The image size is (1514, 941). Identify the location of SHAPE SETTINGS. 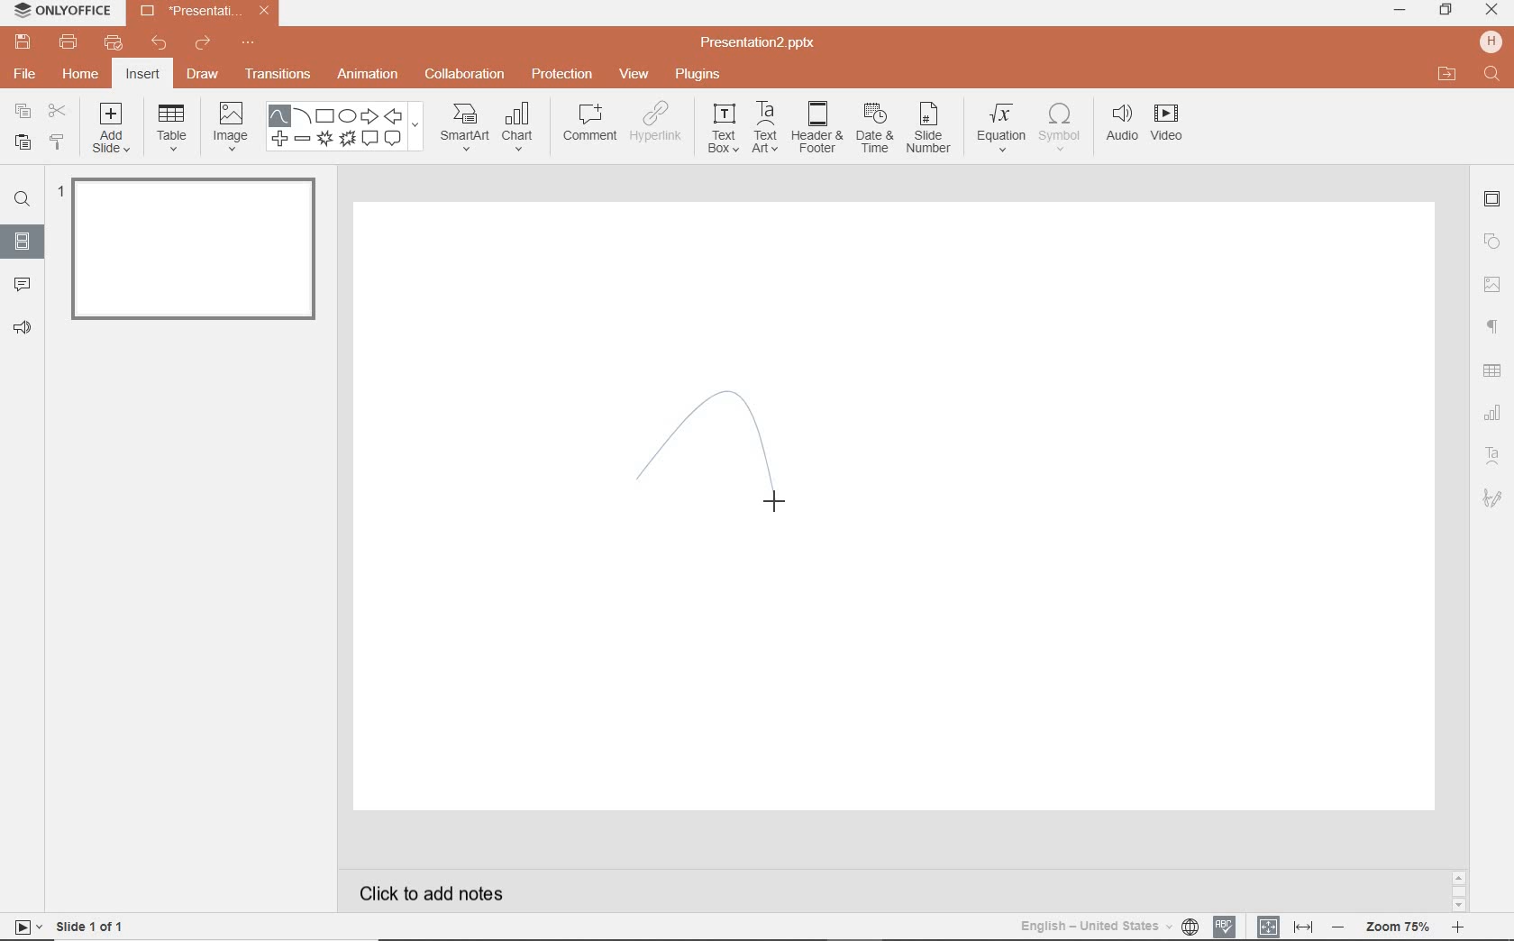
(1493, 242).